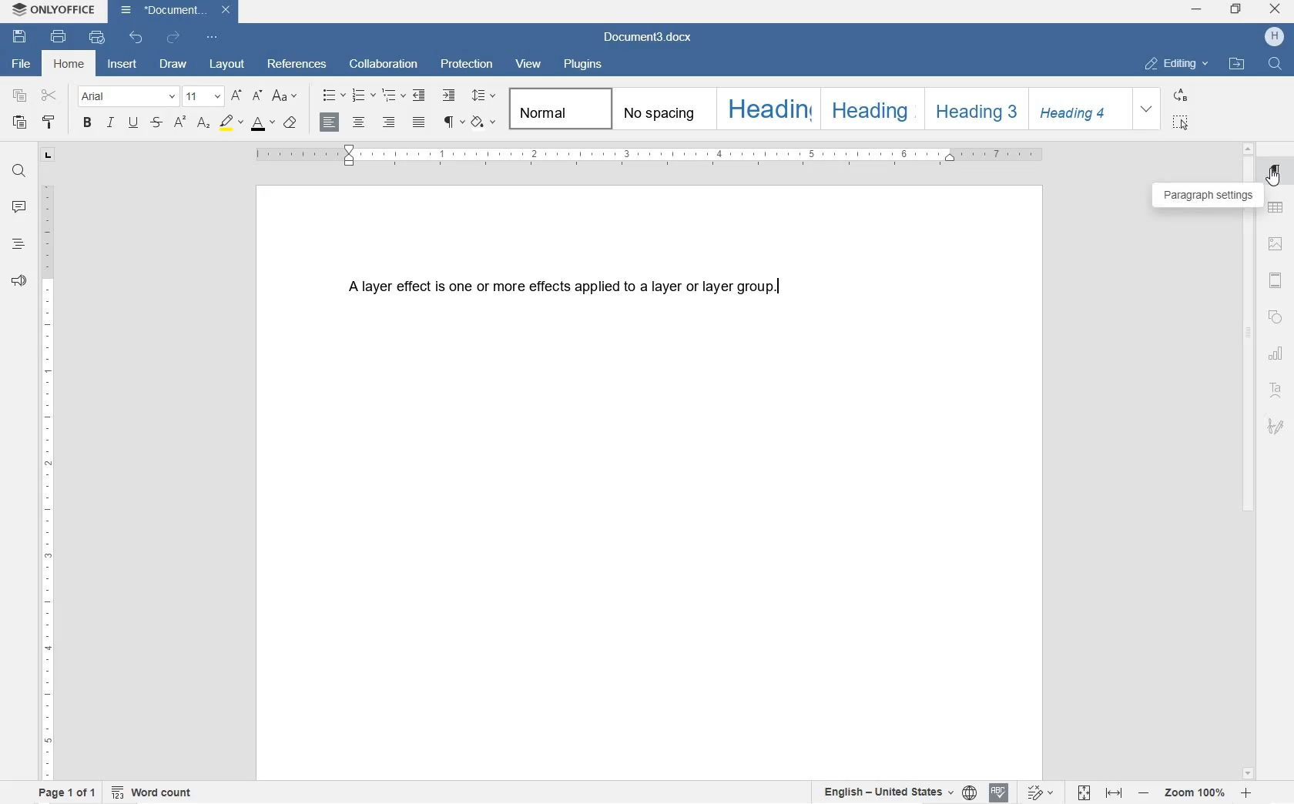 The height and width of the screenshot is (804, 1294). I want to click on BOLD, so click(88, 123).